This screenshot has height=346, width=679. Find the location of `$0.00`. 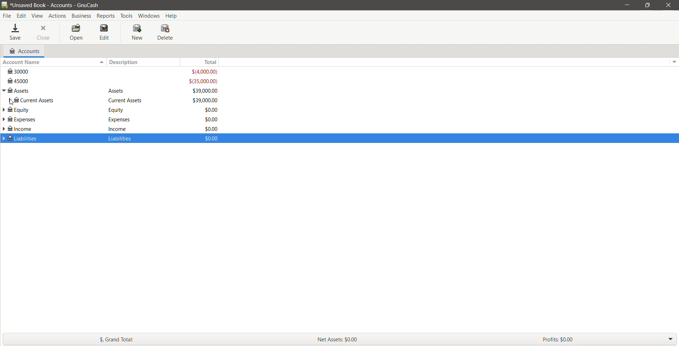

$0.00 is located at coordinates (215, 139).